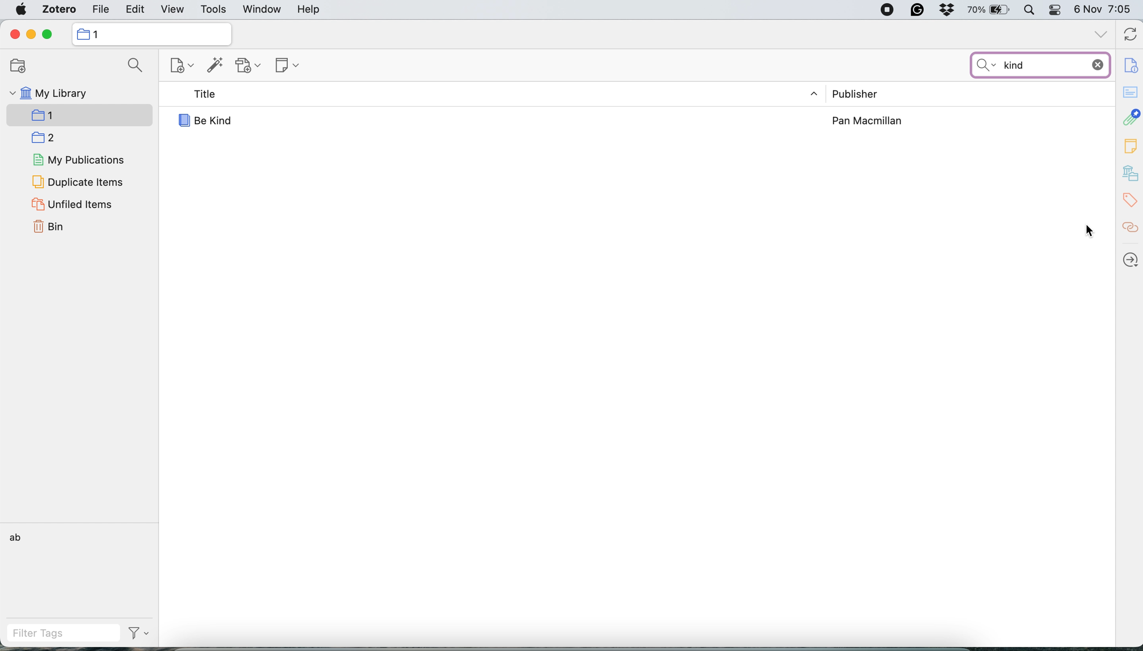  What do you see at coordinates (261, 10) in the screenshot?
I see `window` at bounding box center [261, 10].